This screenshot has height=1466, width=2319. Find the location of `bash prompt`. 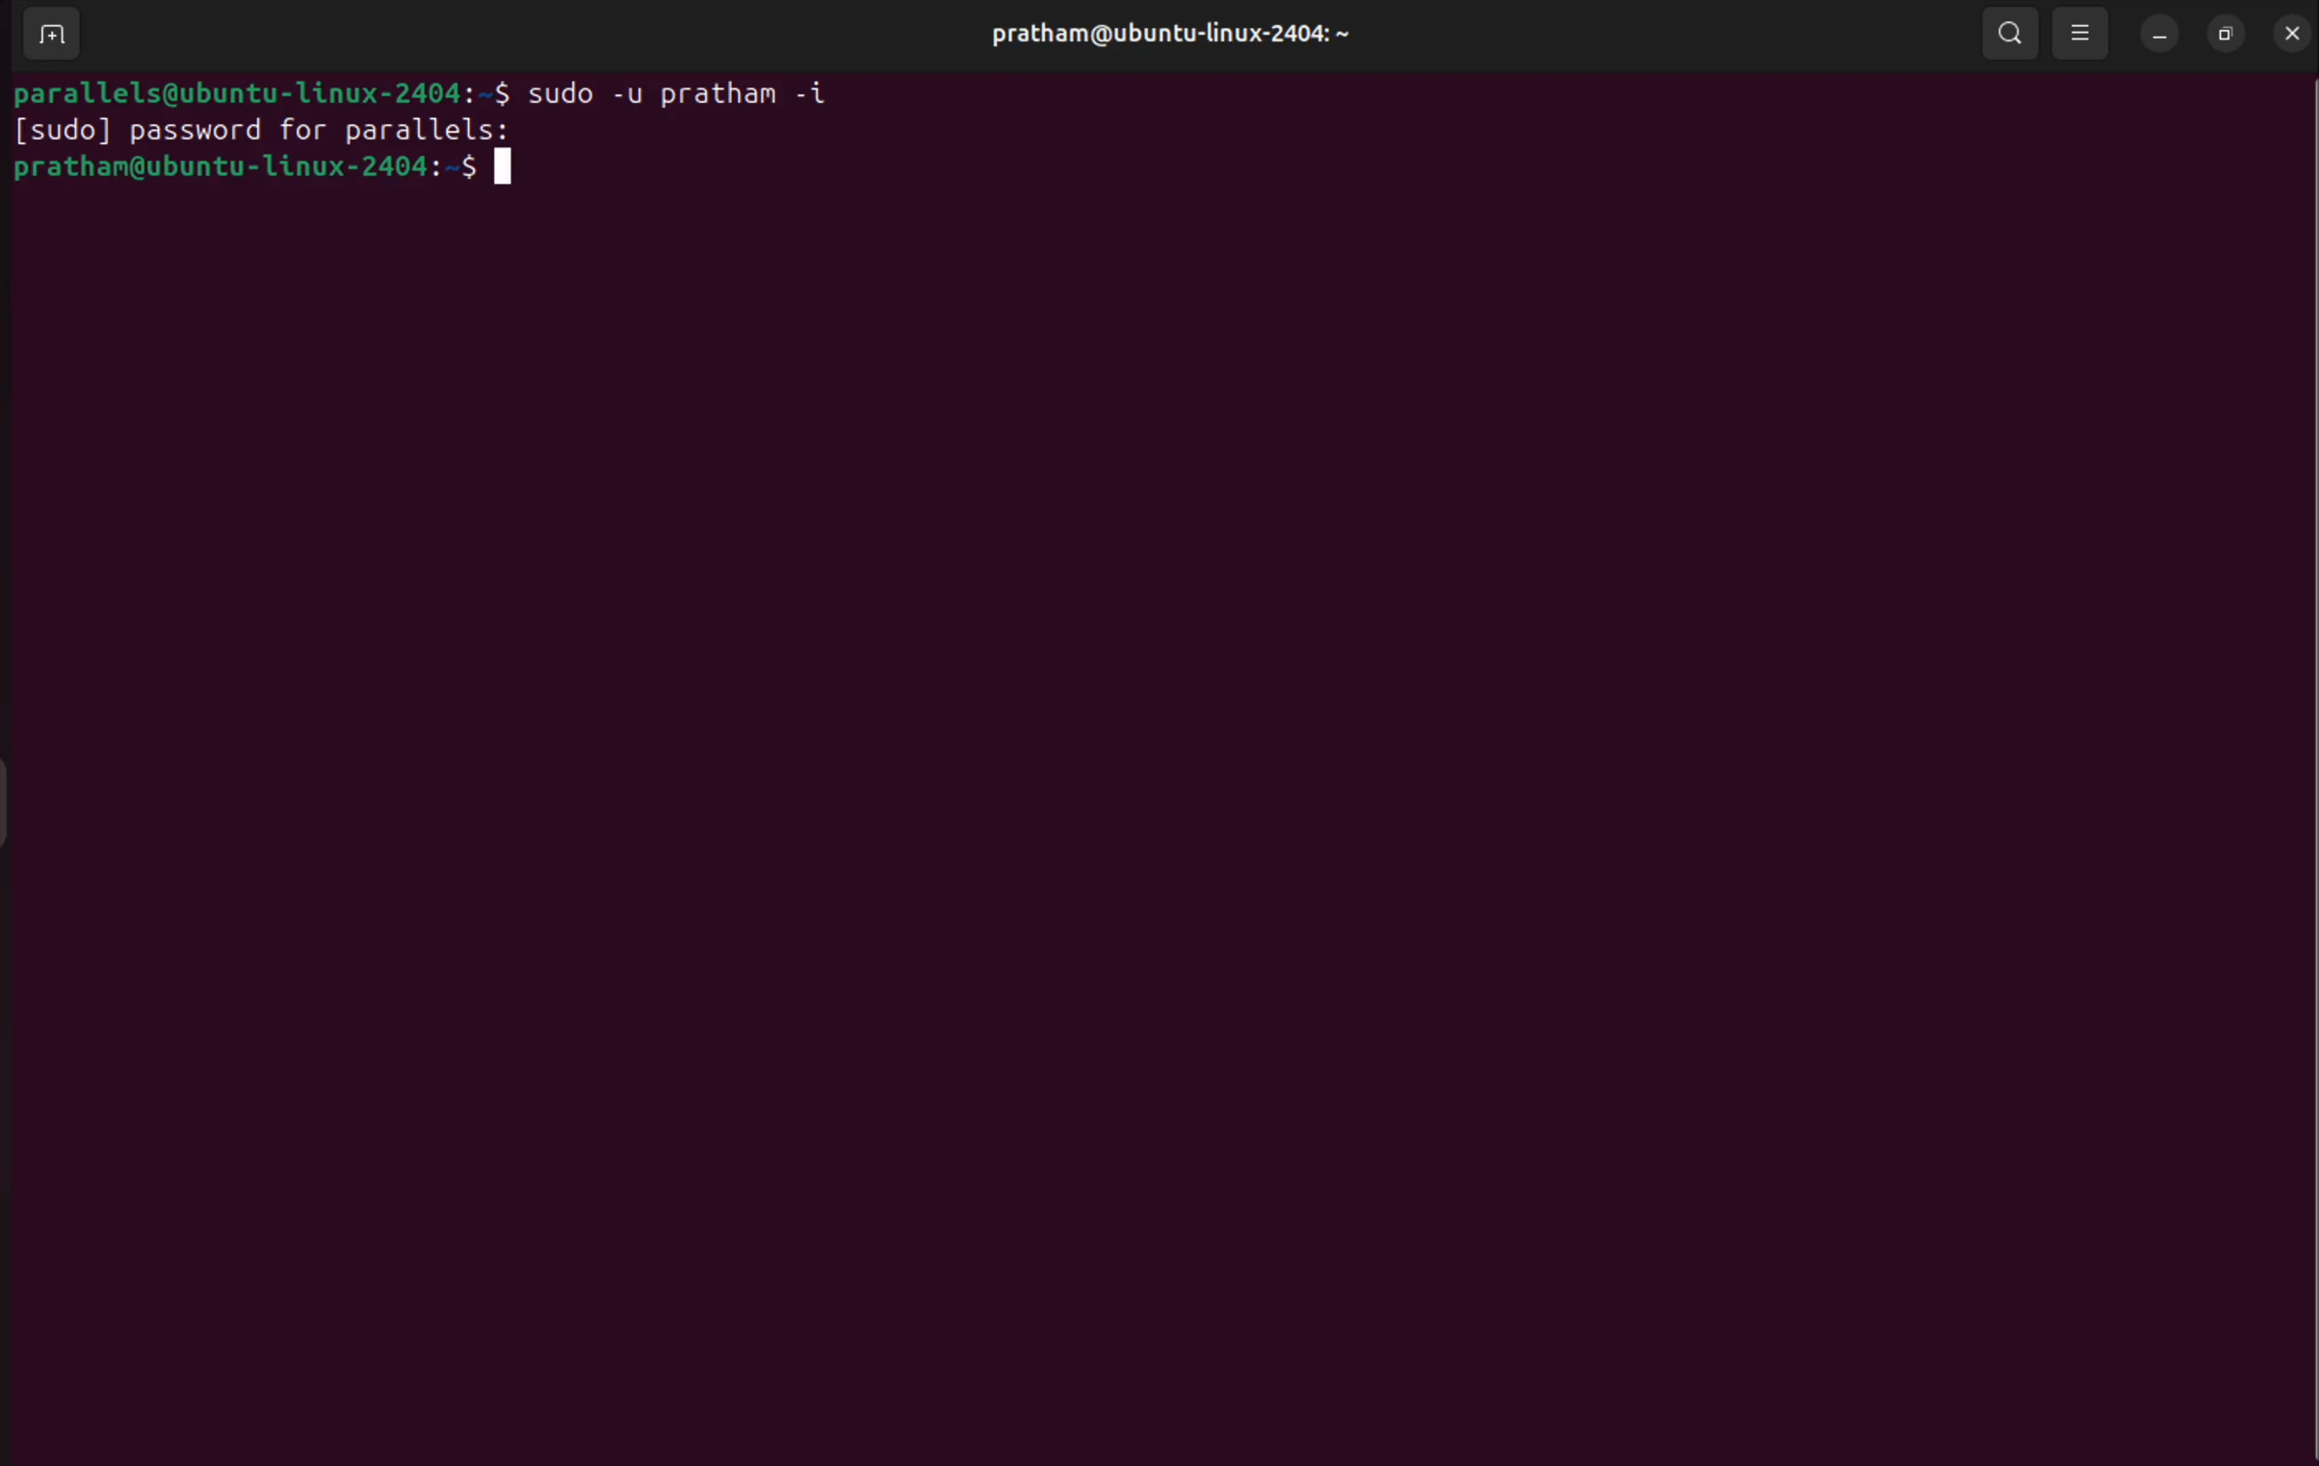

bash prompt is located at coordinates (257, 89).